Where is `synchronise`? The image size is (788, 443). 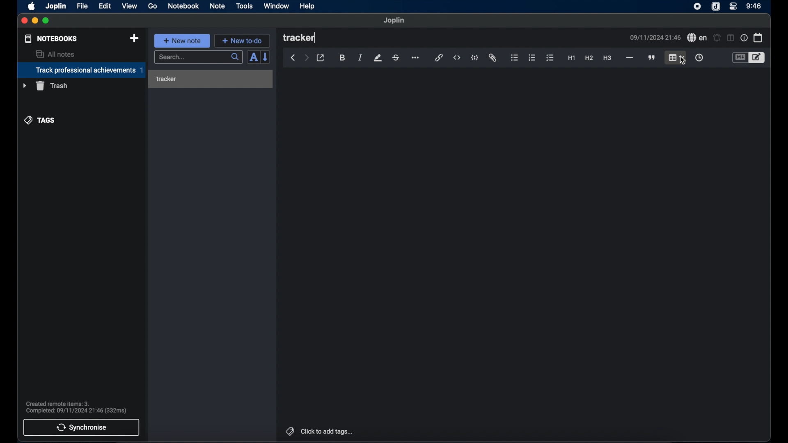
synchronise is located at coordinates (82, 427).